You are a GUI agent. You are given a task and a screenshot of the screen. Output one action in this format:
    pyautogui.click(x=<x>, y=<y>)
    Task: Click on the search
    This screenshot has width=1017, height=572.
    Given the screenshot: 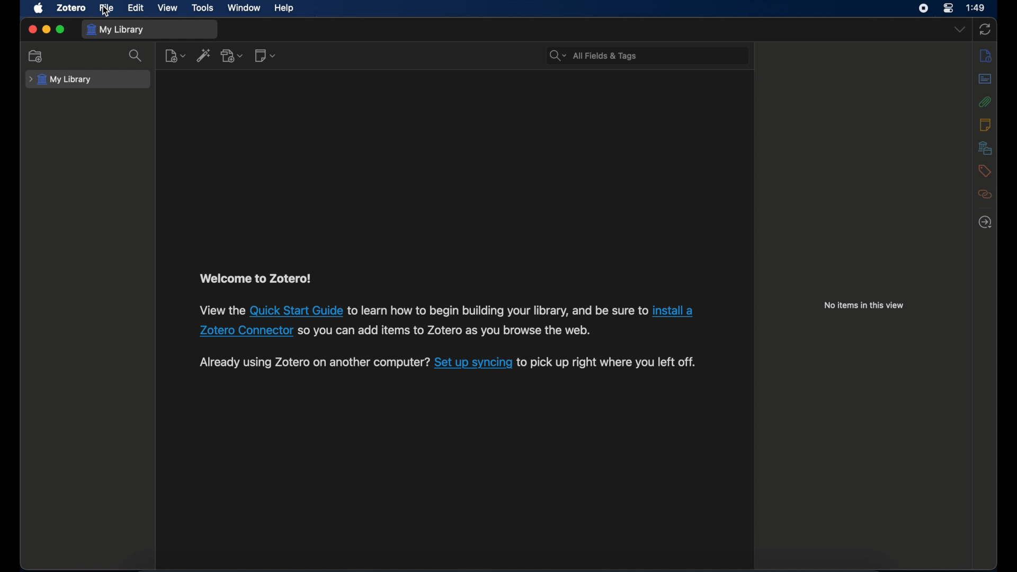 What is the action you would take?
    pyautogui.click(x=135, y=56)
    